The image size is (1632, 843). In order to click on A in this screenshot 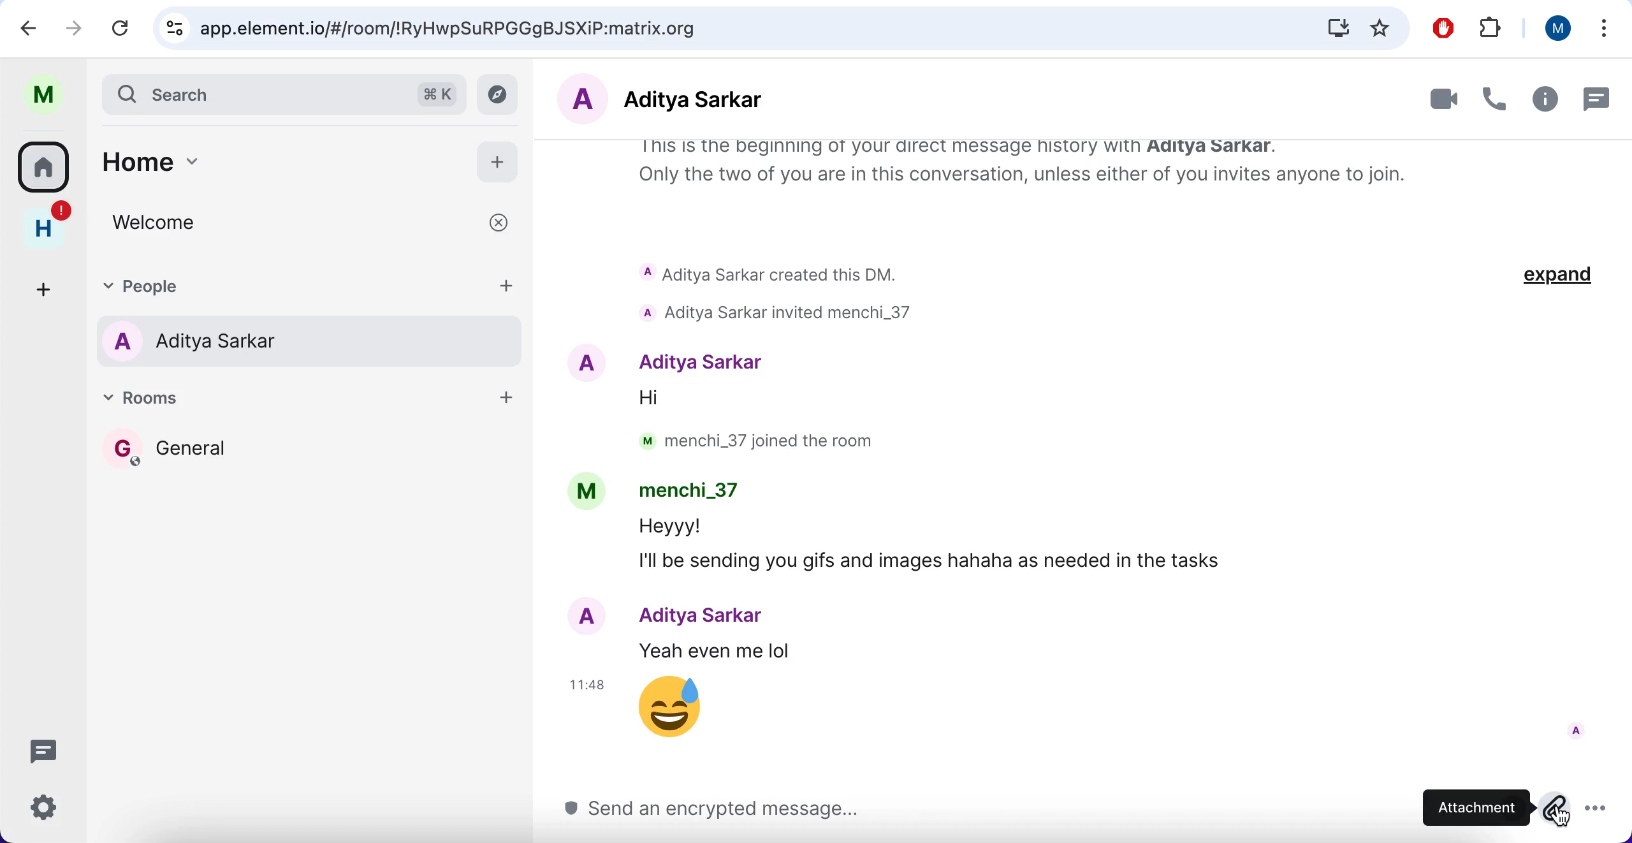, I will do `click(579, 364)`.